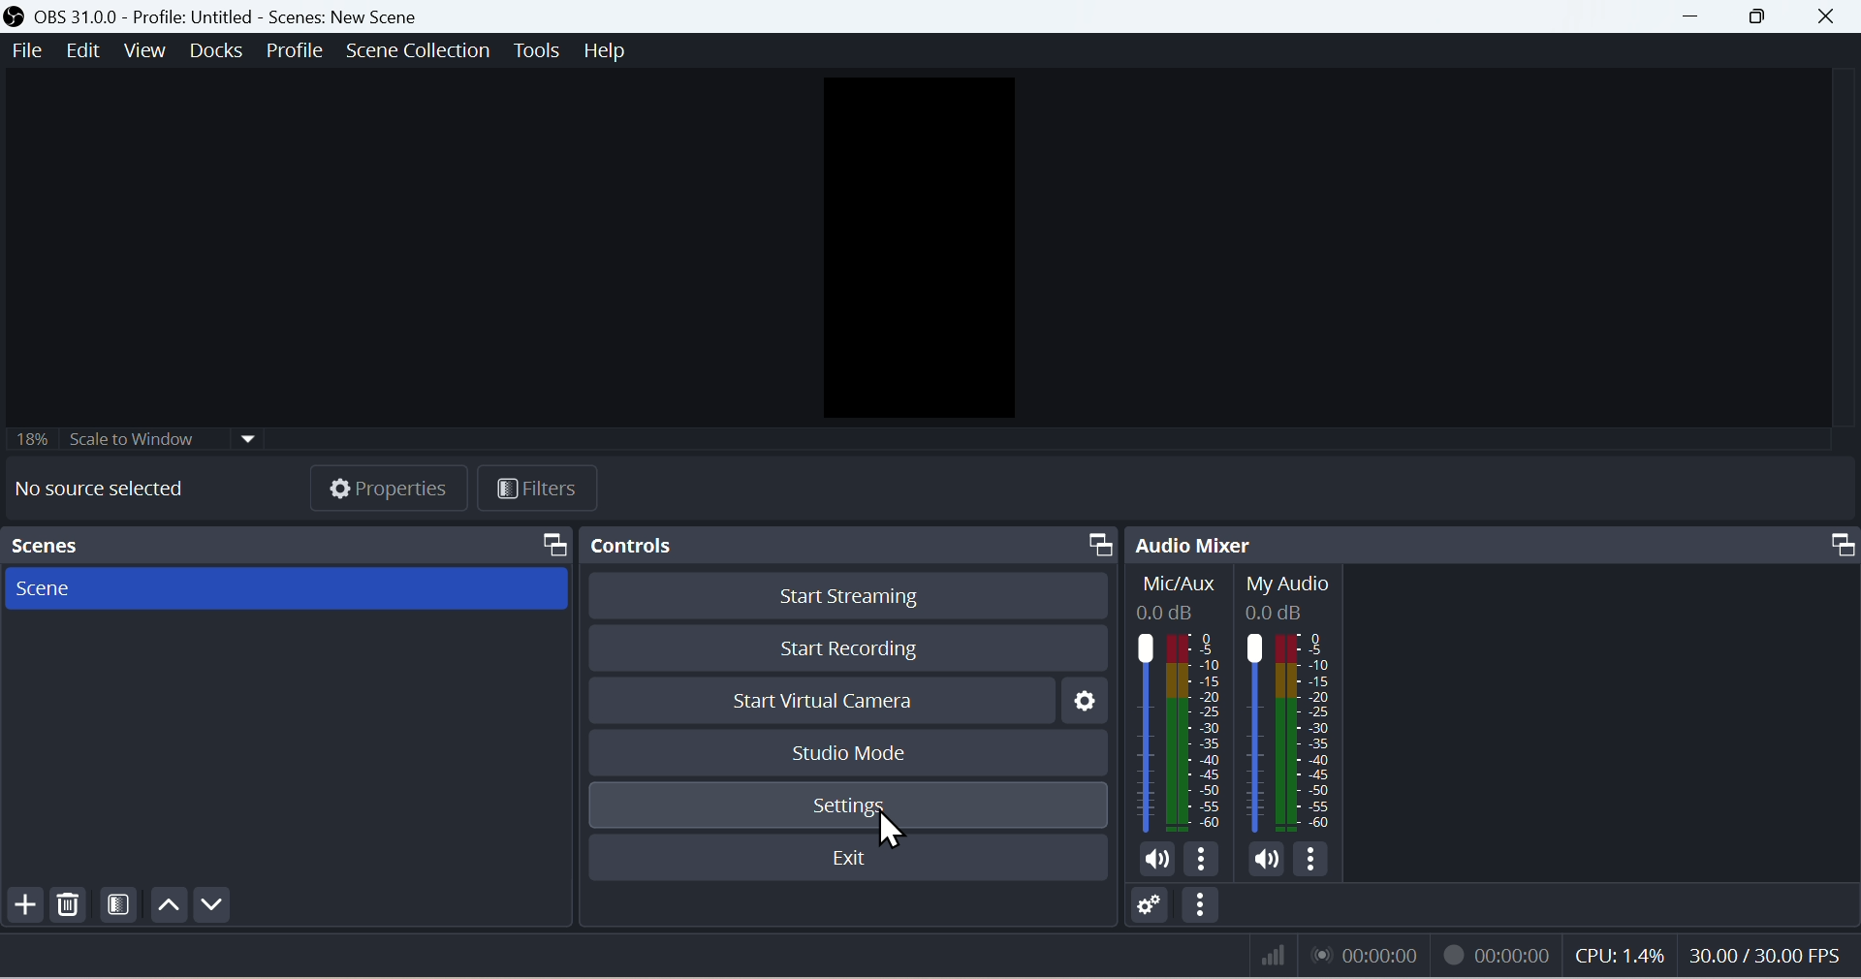 This screenshot has width=1861, height=979. What do you see at coordinates (1179, 715) in the screenshot?
I see `Mix/Aux bar` at bounding box center [1179, 715].